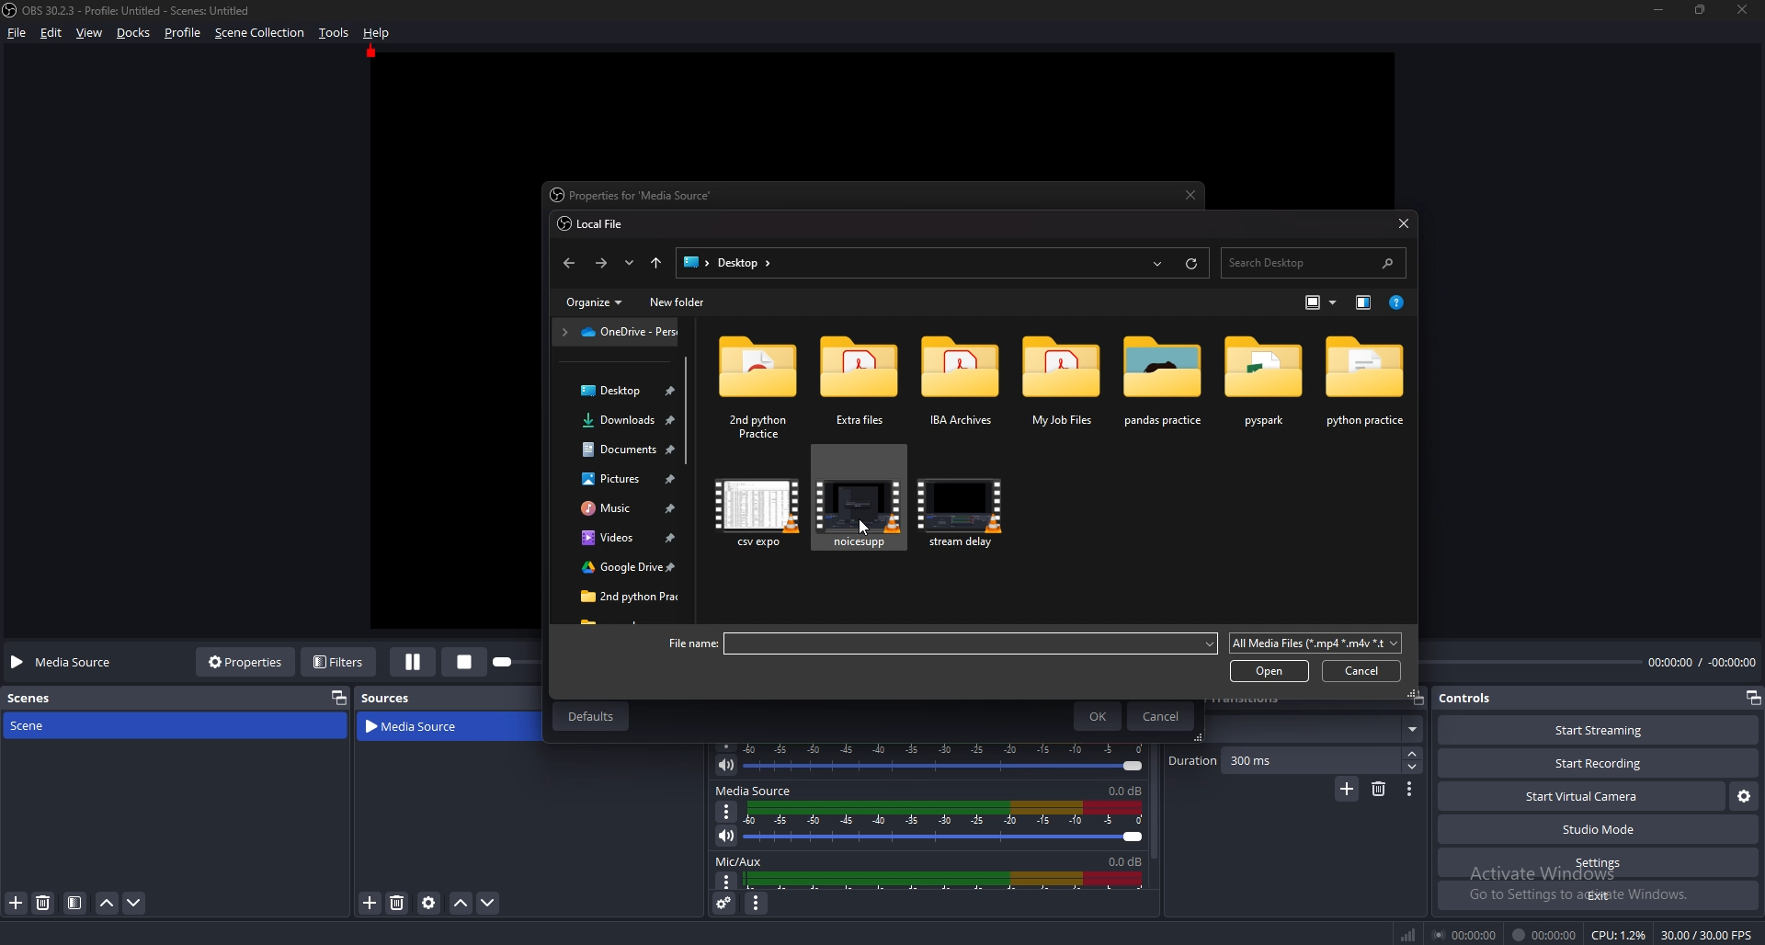 The image size is (1765, 945). What do you see at coordinates (1158, 264) in the screenshot?
I see `recent` at bounding box center [1158, 264].